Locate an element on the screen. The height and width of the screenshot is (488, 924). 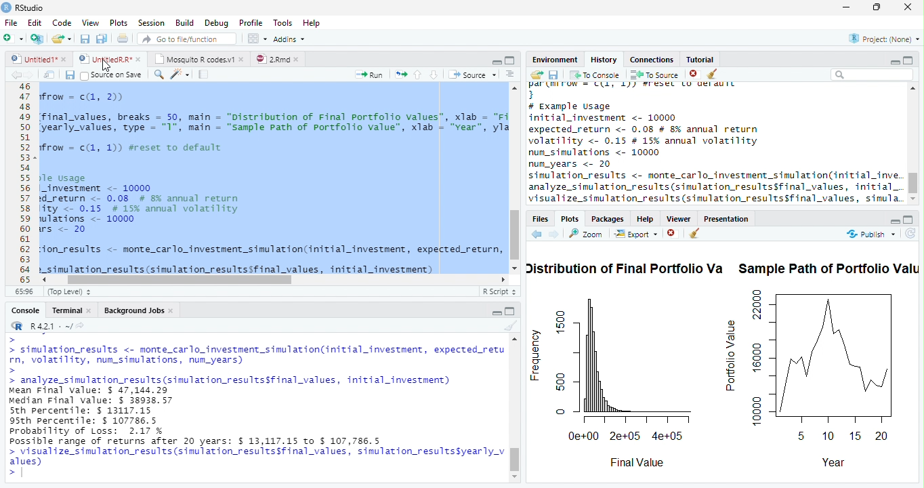
Open in new window is located at coordinates (49, 75).